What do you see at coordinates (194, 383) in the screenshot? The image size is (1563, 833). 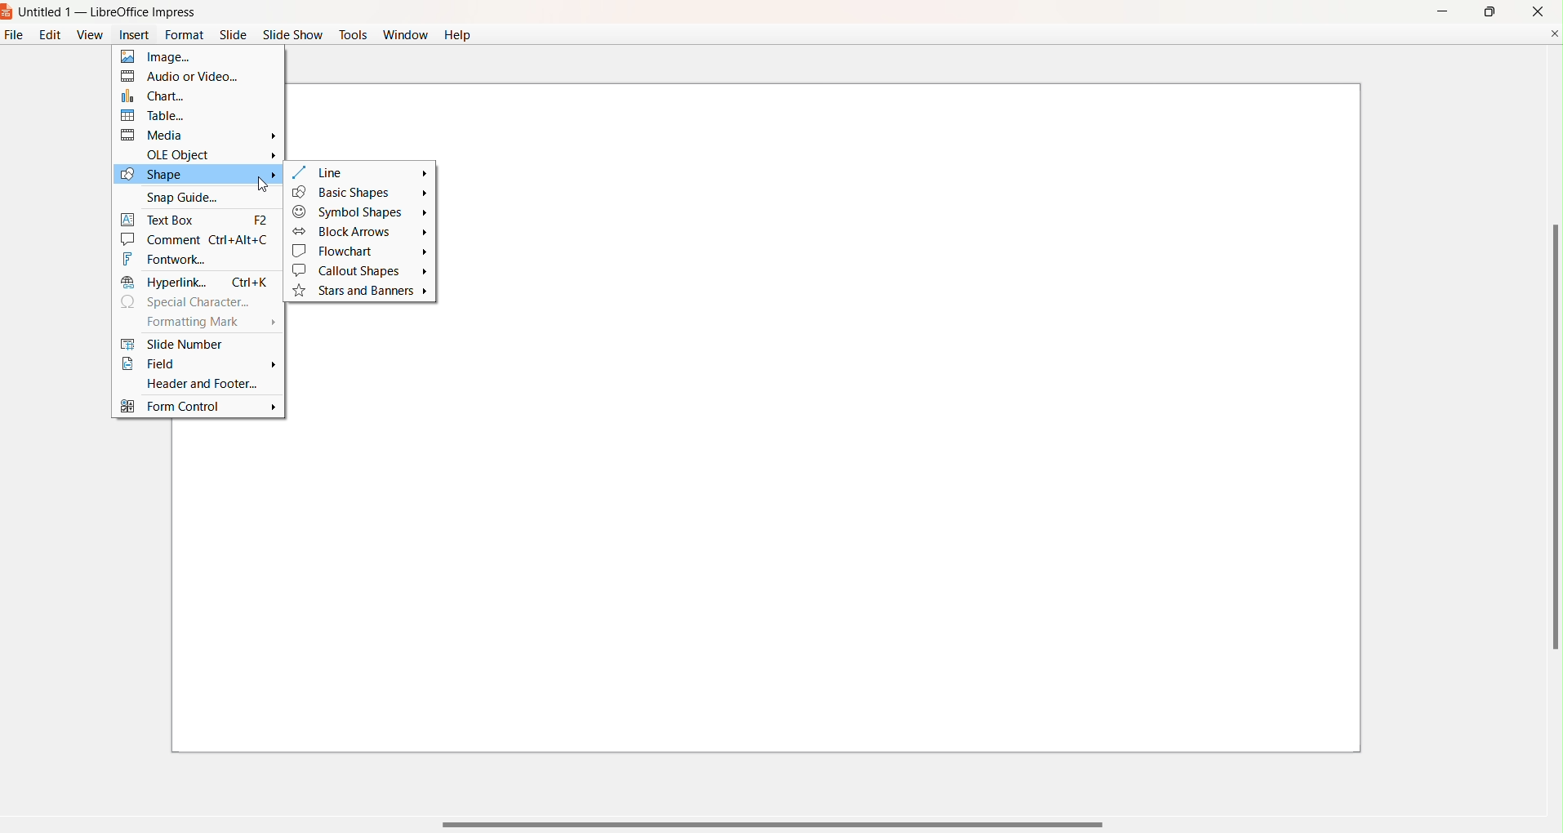 I see `Header and Footer` at bounding box center [194, 383].